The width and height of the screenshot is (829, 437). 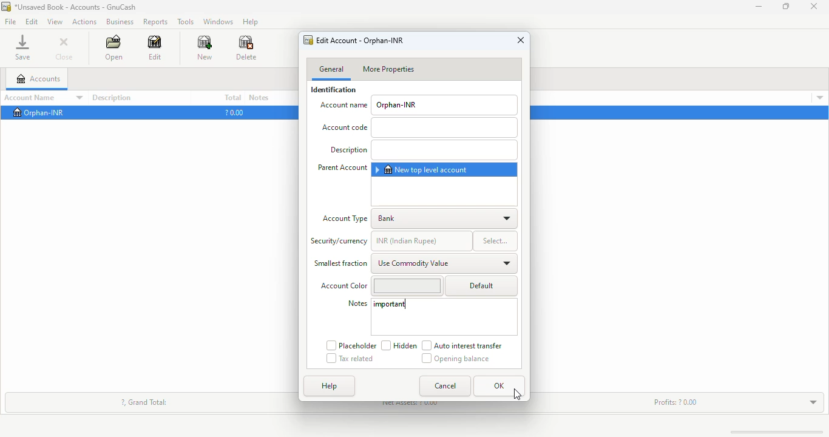 I want to click on accounts, so click(x=38, y=79).